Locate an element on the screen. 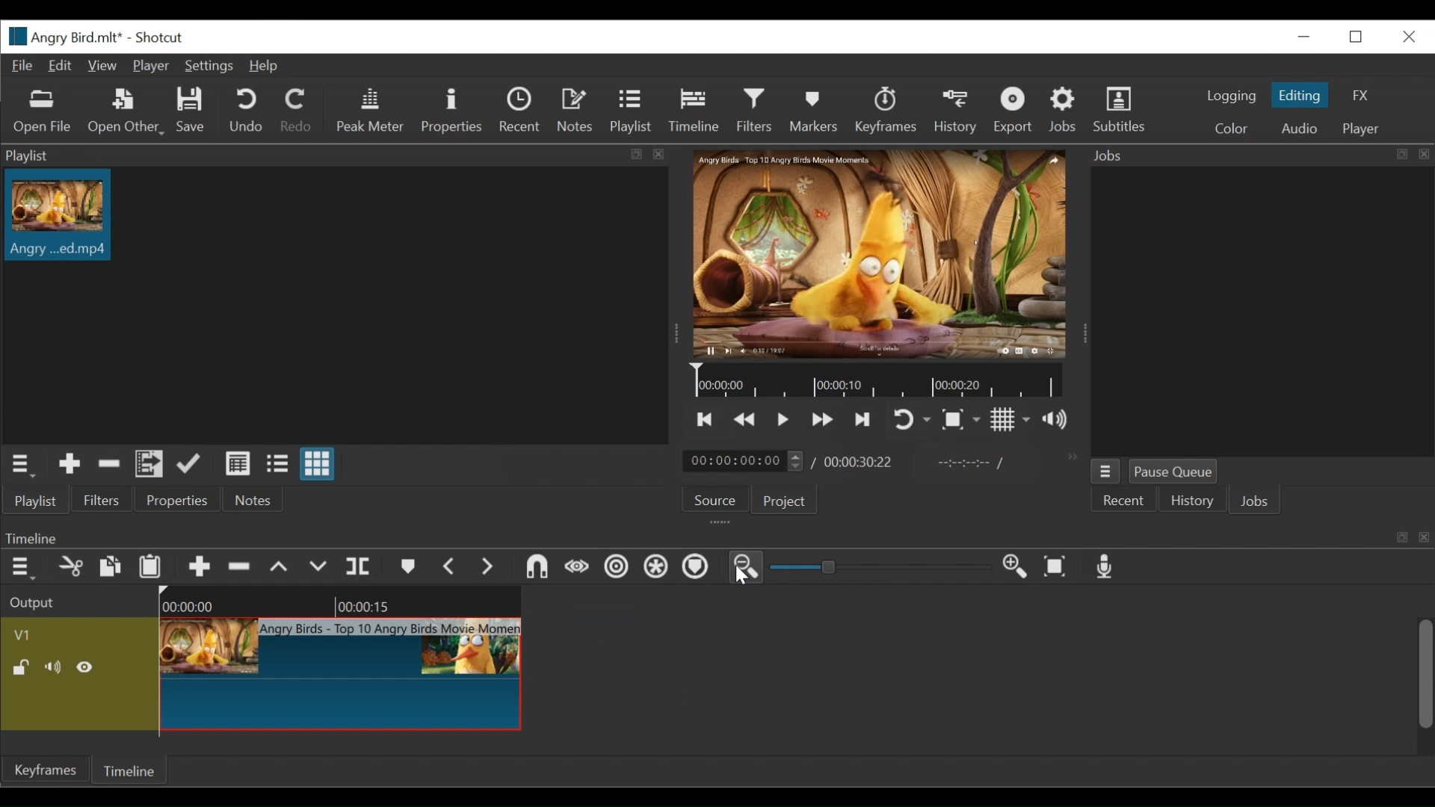 The width and height of the screenshot is (1435, 807). Output is located at coordinates (34, 601).